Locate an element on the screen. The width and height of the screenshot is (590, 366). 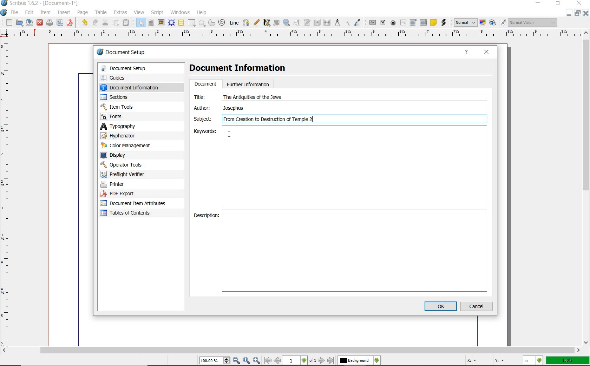
toggle color management is located at coordinates (483, 22).